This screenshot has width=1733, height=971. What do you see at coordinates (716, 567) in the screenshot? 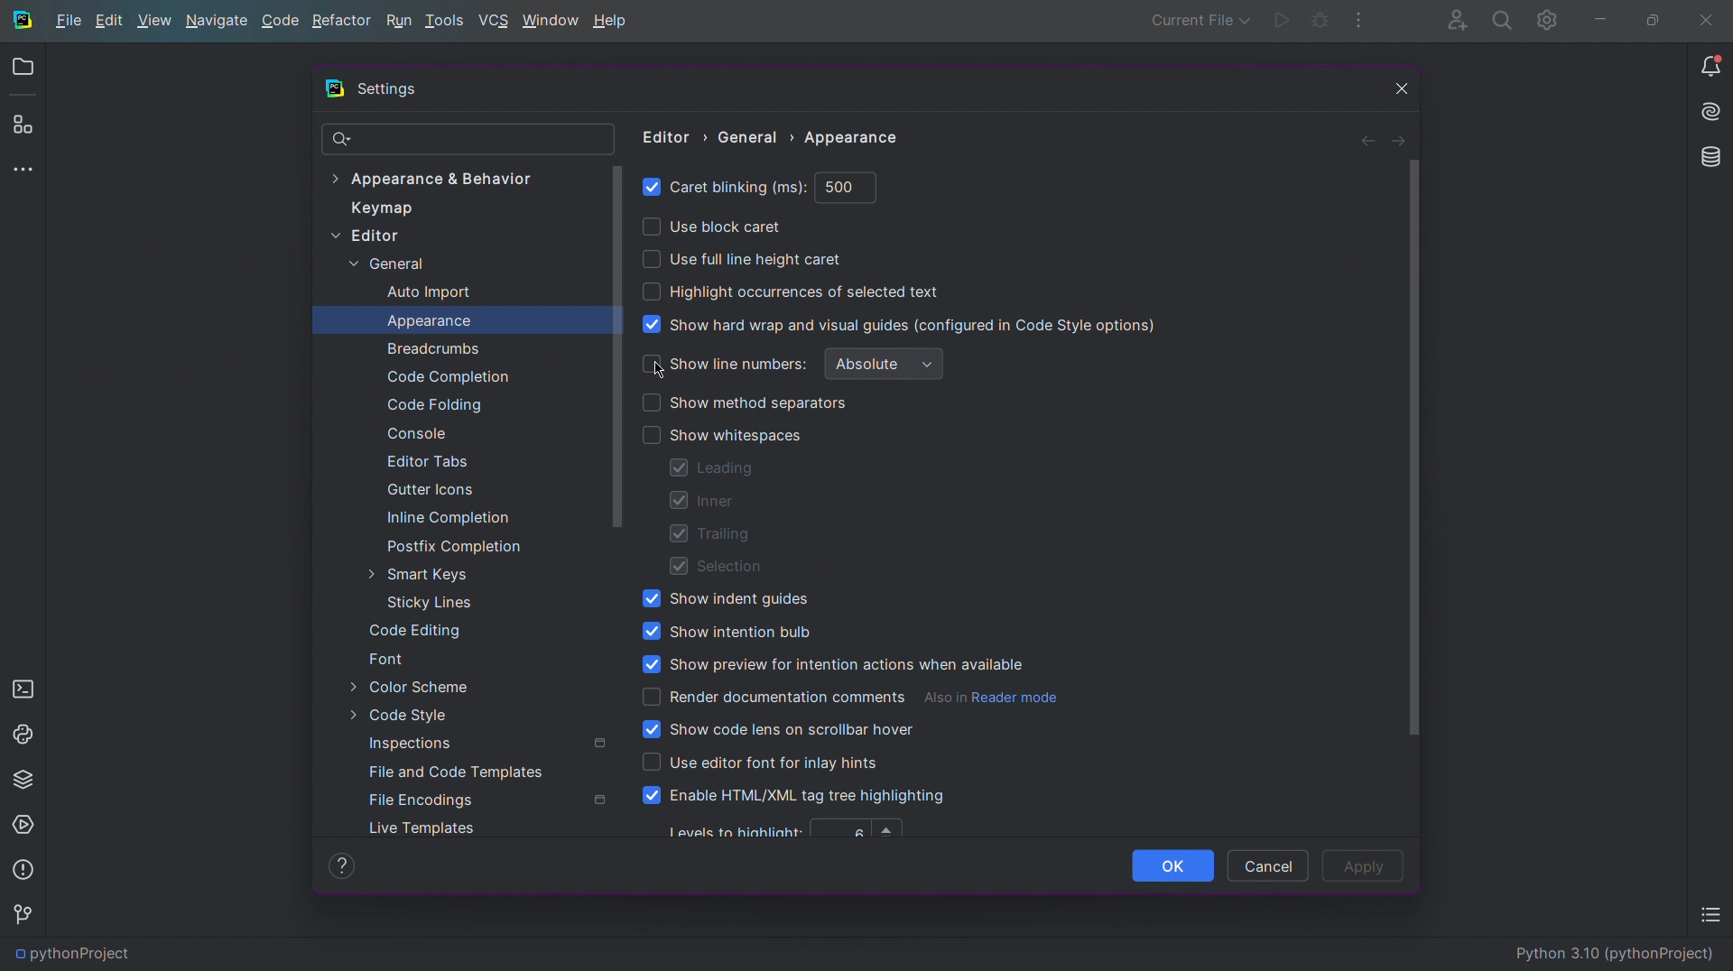
I see `Selection` at bounding box center [716, 567].